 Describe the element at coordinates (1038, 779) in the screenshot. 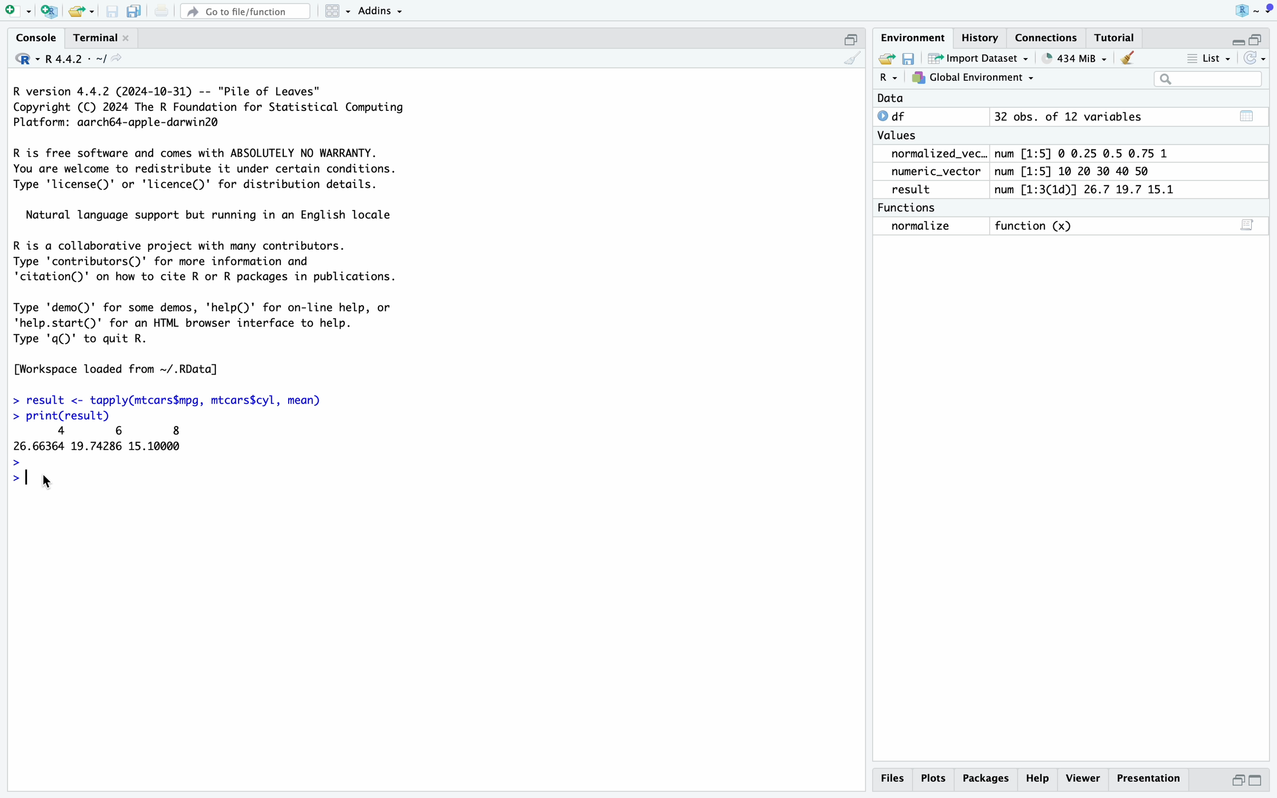

I see `Help` at that location.